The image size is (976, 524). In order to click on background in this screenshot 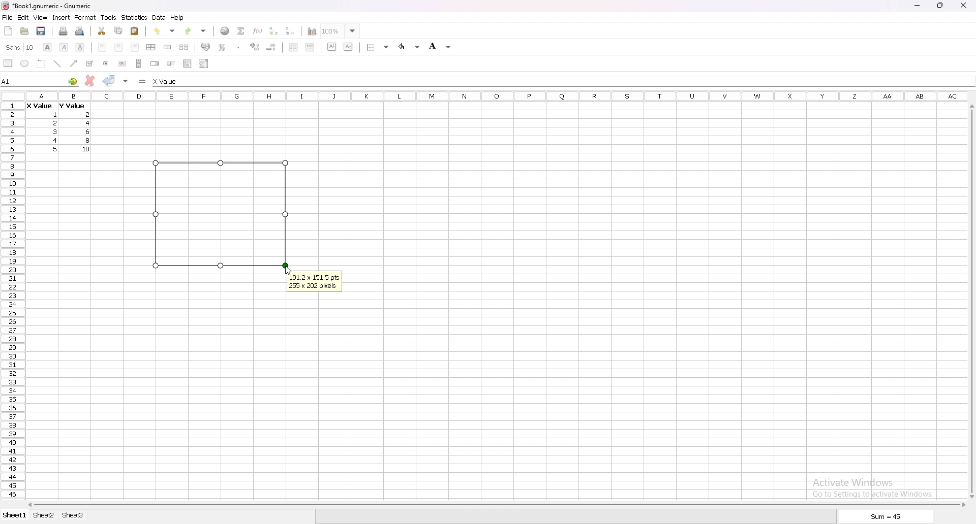, I will do `click(440, 46)`.